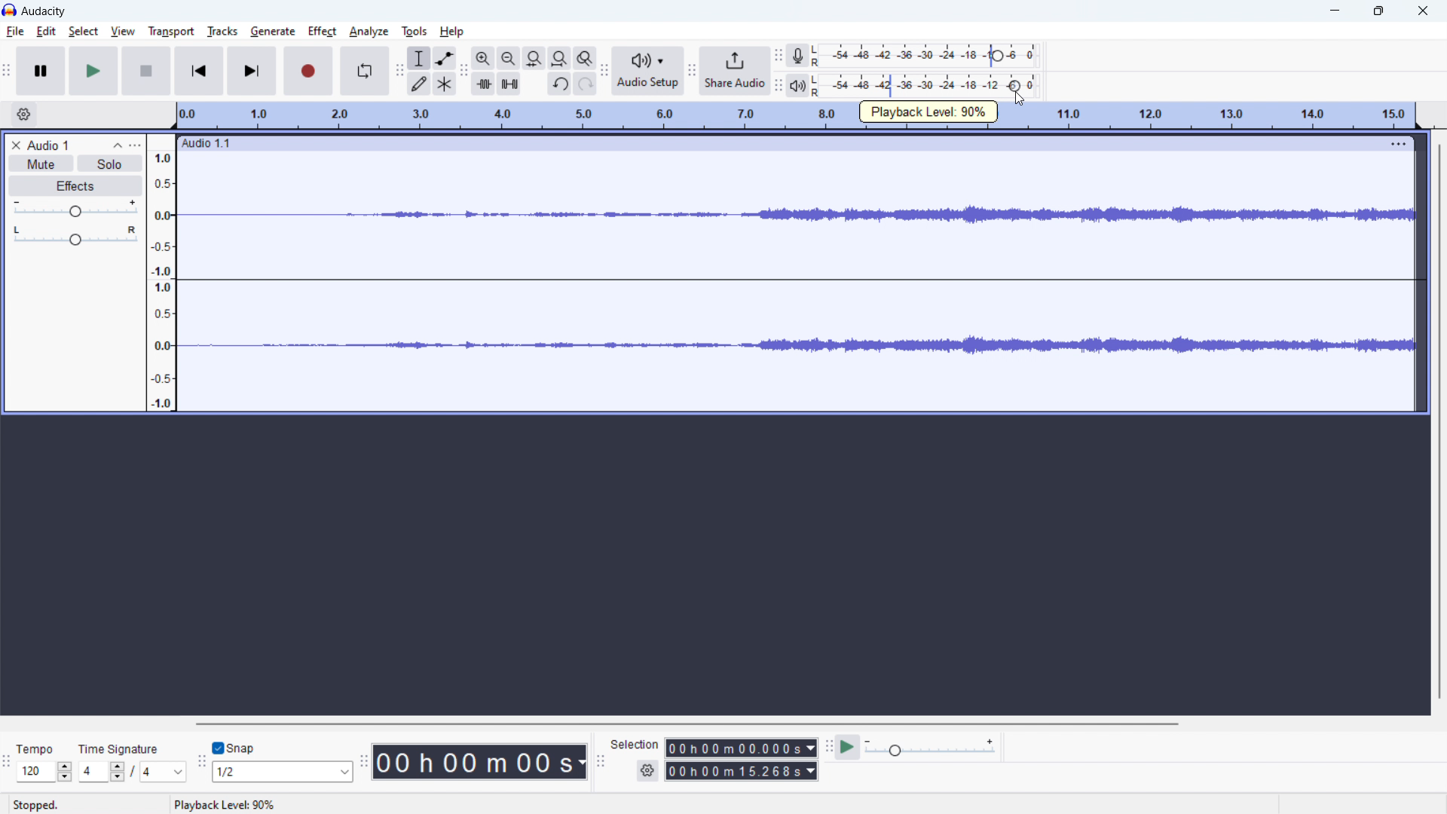  I want to click on delete audio, so click(15, 145).